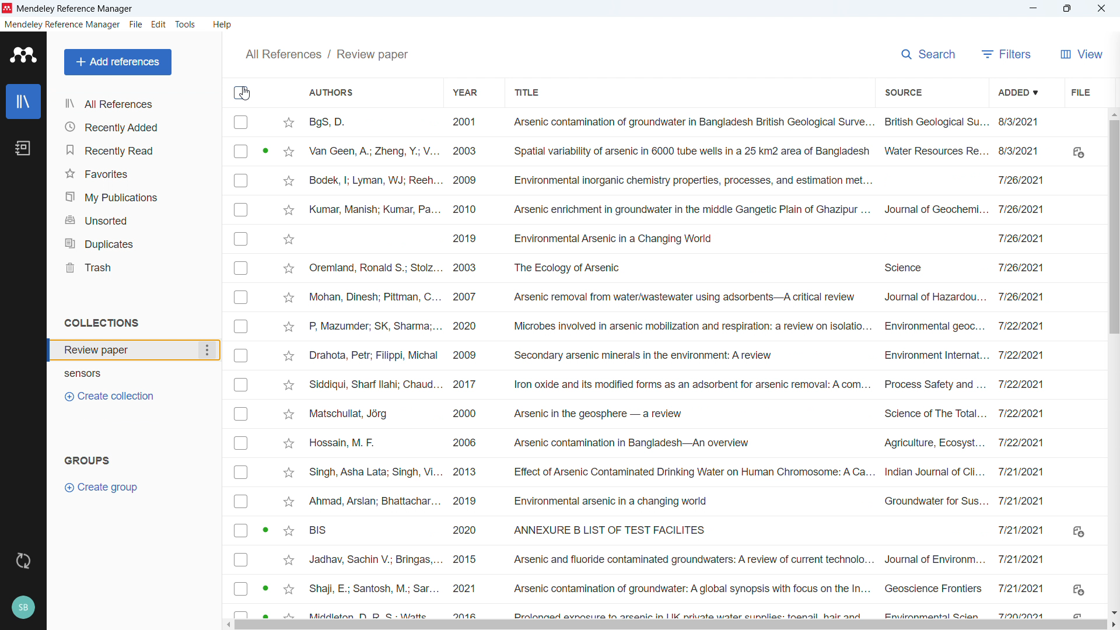 The image size is (1120, 630). Describe the element at coordinates (680, 268) in the screenshot. I see `Katuri, Krishna P.; Werner, ... 2014 A novel anaerobic electrochemical membrane bioreactor (AnEMBR) with con... Environmental Scien... 10/28/2024` at that location.